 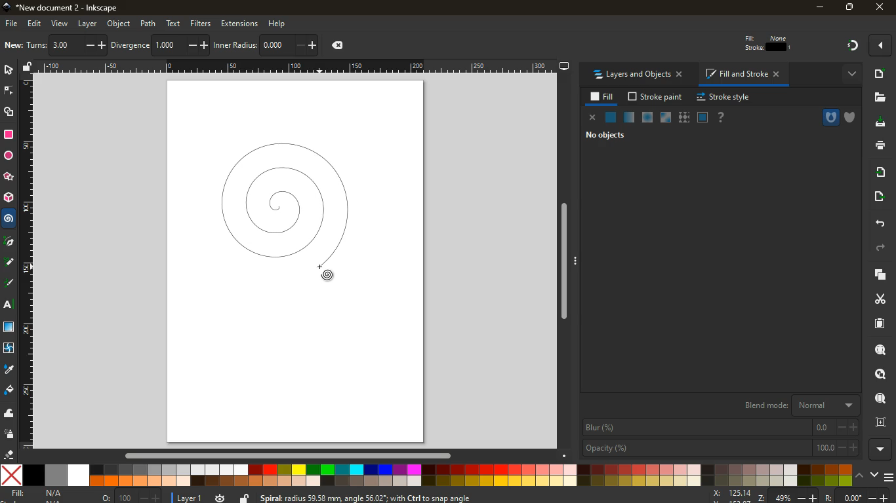 I want to click on more, so click(x=849, y=75).